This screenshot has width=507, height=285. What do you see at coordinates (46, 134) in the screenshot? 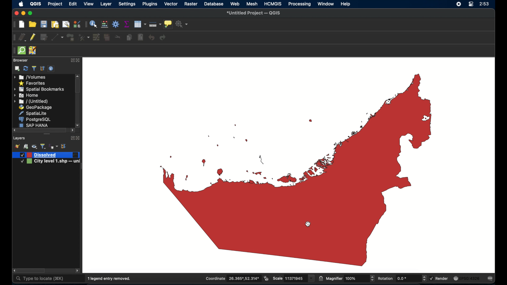
I see `drag handle` at bounding box center [46, 134].